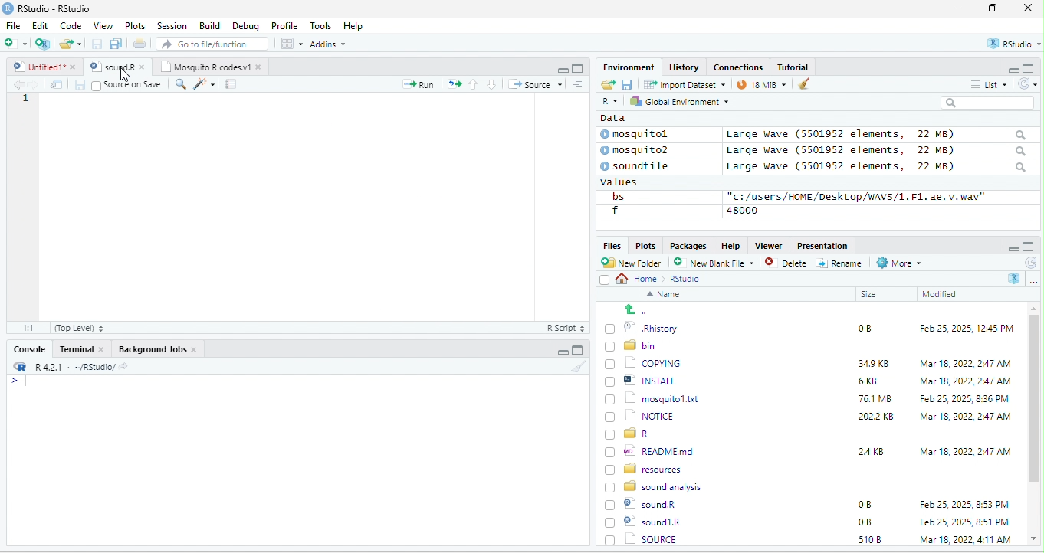 The height and width of the screenshot is (553, 1044). What do you see at coordinates (686, 279) in the screenshot?
I see `Rstudio` at bounding box center [686, 279].